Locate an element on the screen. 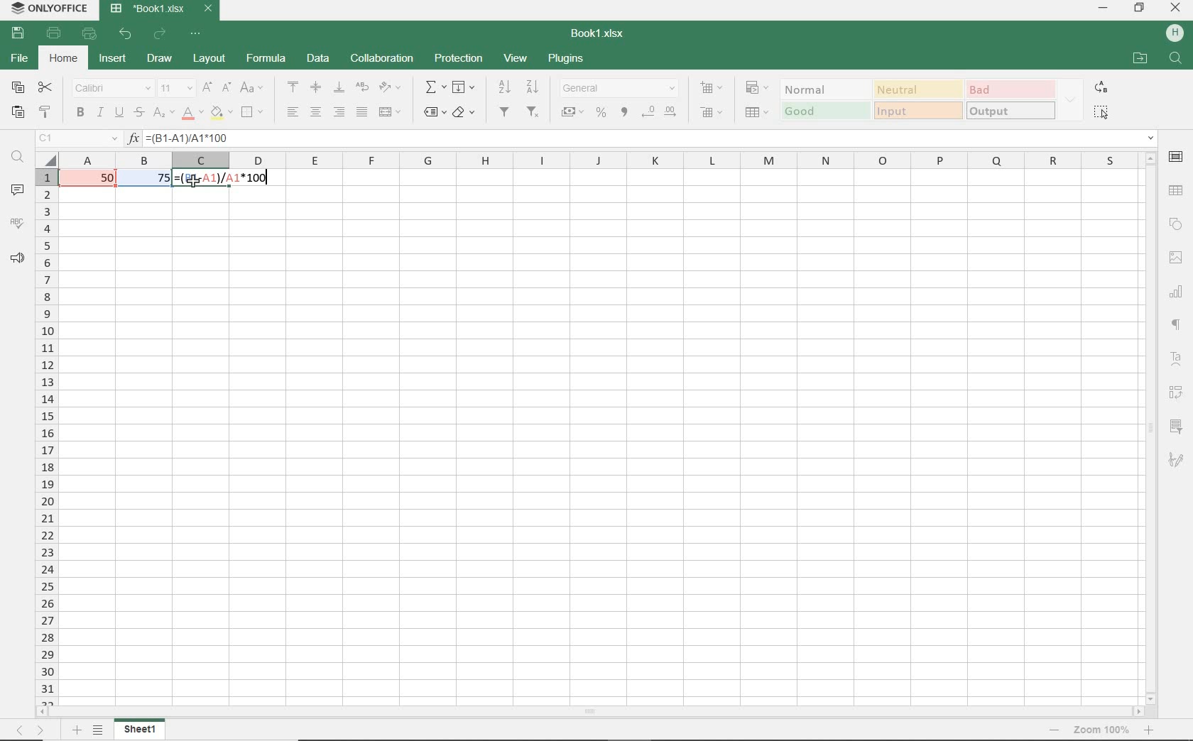  italic is located at coordinates (99, 113).